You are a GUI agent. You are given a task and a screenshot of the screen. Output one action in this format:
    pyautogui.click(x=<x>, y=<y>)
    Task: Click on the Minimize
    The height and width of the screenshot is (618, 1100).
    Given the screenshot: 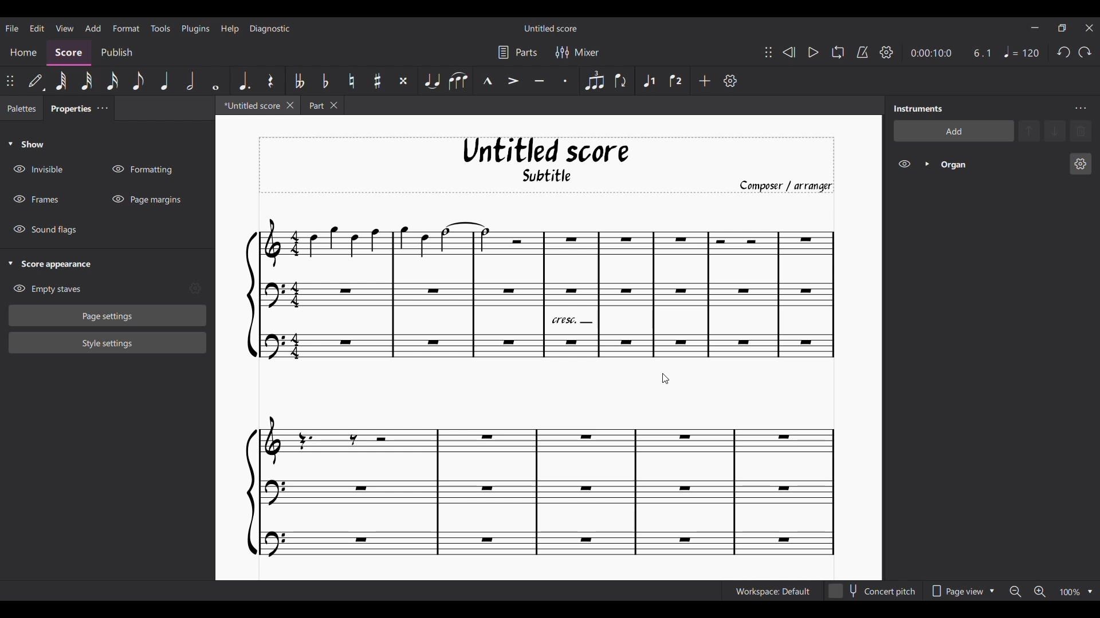 What is the action you would take?
    pyautogui.click(x=1035, y=27)
    